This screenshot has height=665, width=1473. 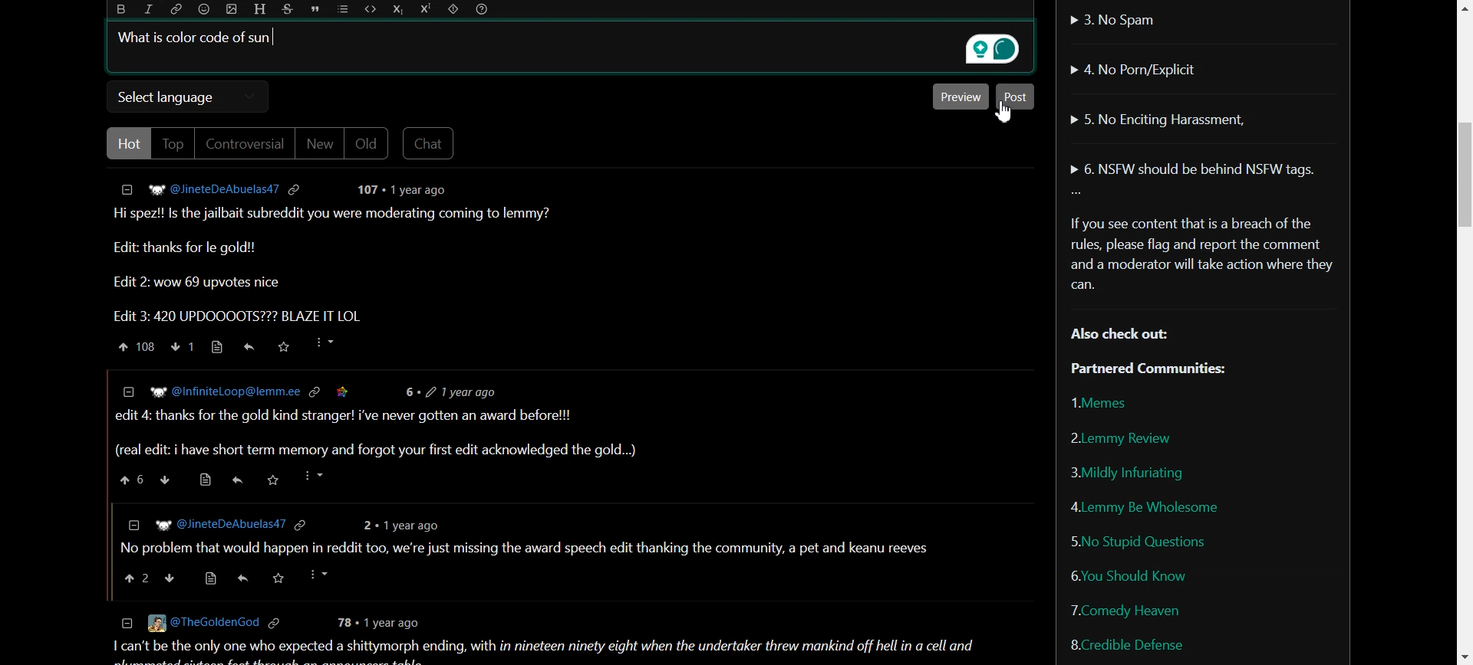 What do you see at coordinates (1129, 438) in the screenshot?
I see `Lemmy Review` at bounding box center [1129, 438].